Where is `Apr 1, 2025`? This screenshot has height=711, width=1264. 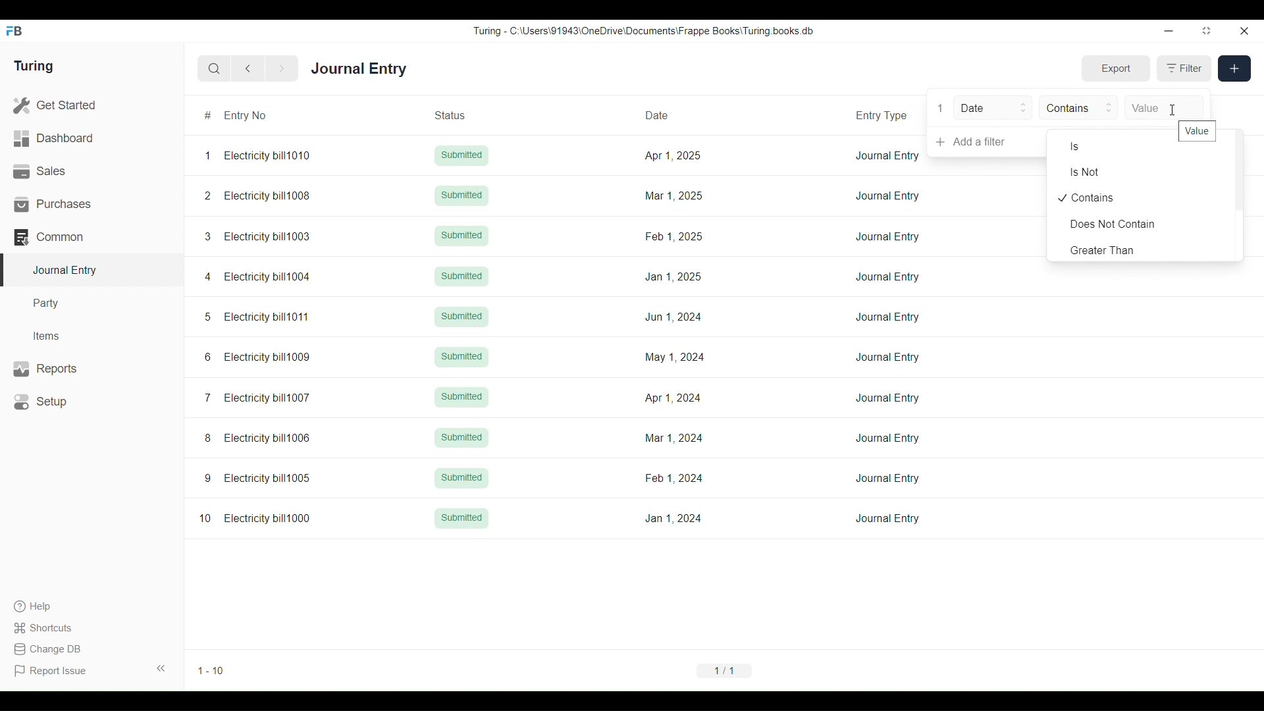 Apr 1, 2025 is located at coordinates (672, 155).